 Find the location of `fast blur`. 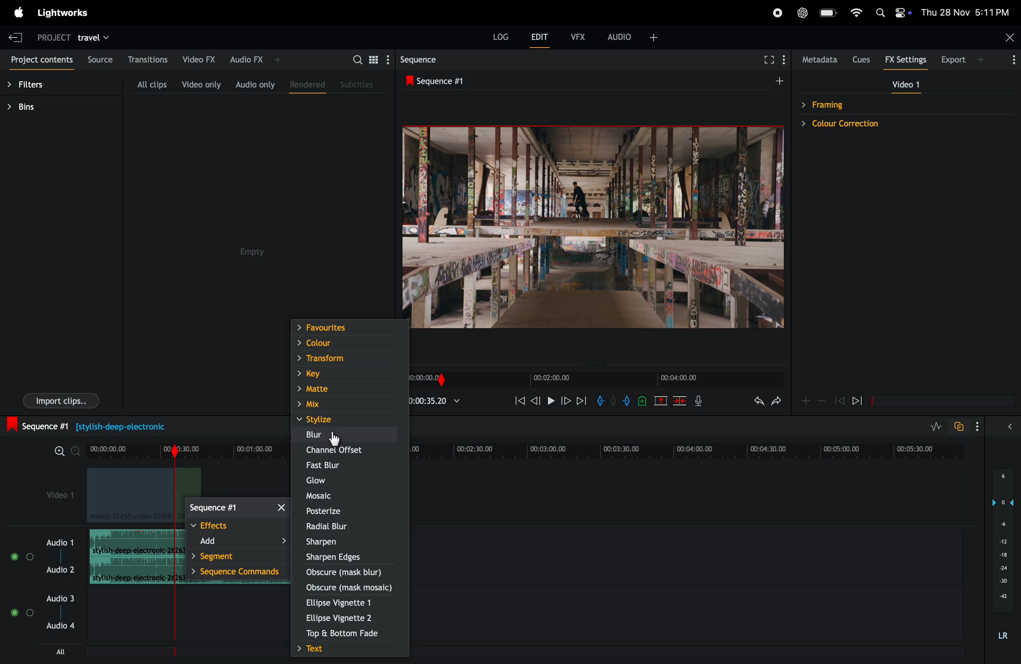

fast blur is located at coordinates (350, 465).